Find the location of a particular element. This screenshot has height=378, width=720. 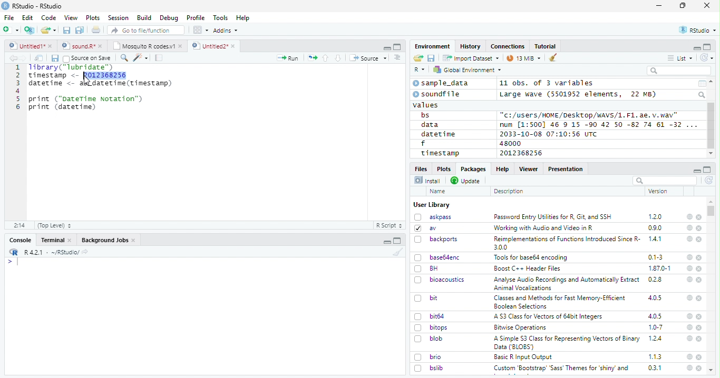

Untitled2* is located at coordinates (216, 46).